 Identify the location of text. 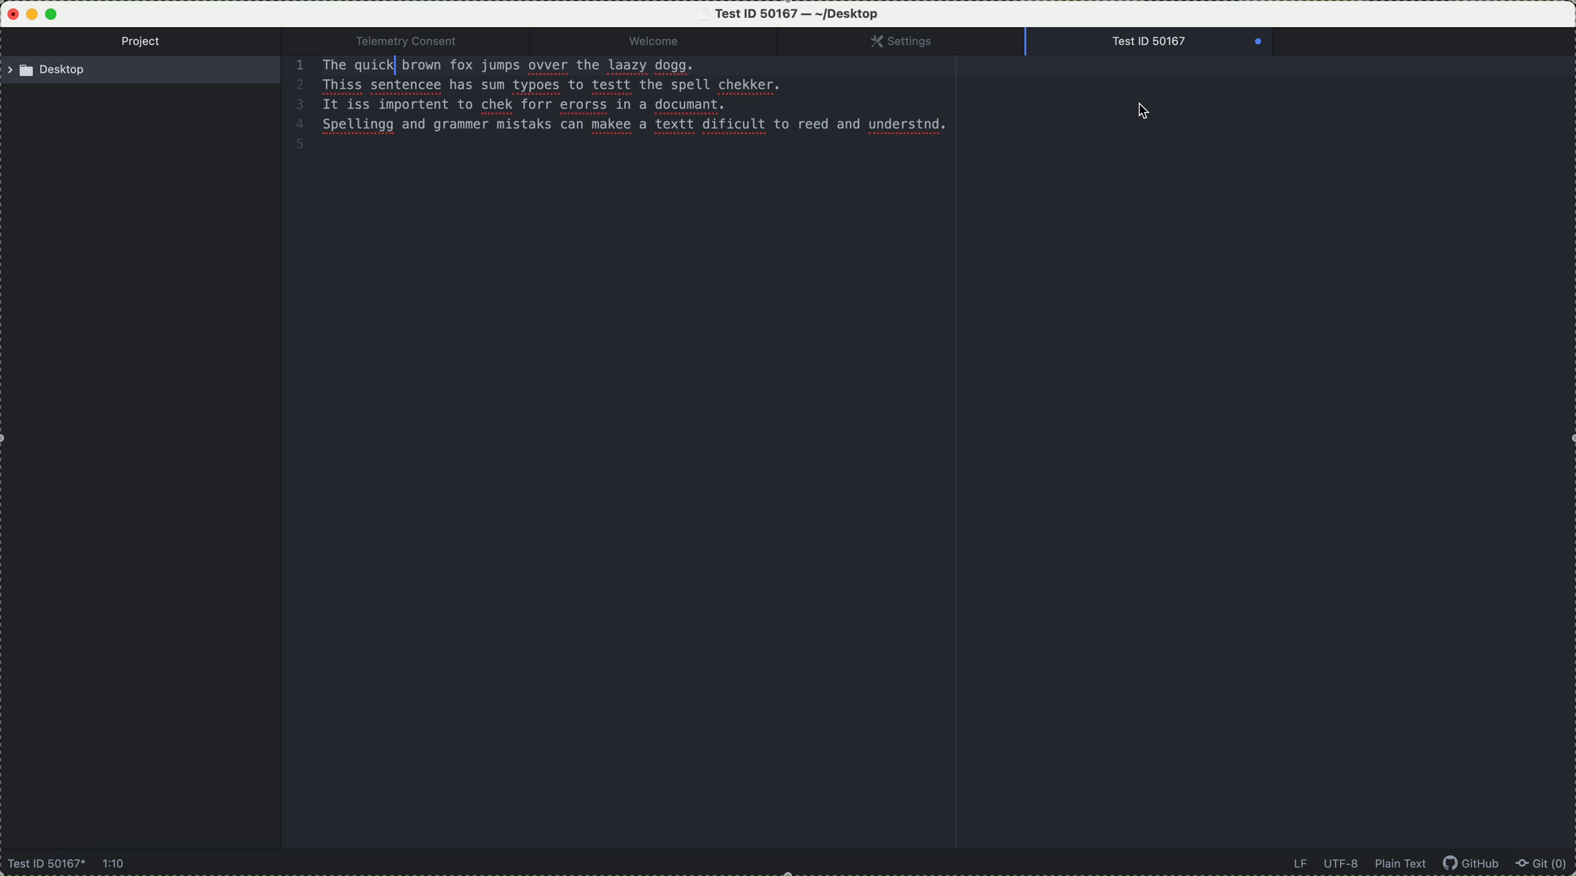
(625, 98).